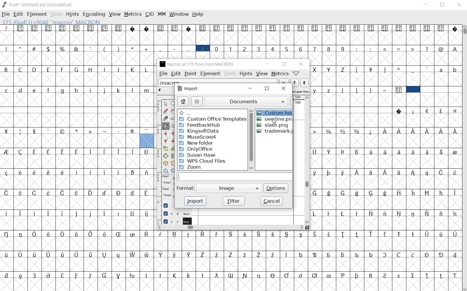 This screenshot has height=291, width=467. I want to click on j, so click(105, 91).